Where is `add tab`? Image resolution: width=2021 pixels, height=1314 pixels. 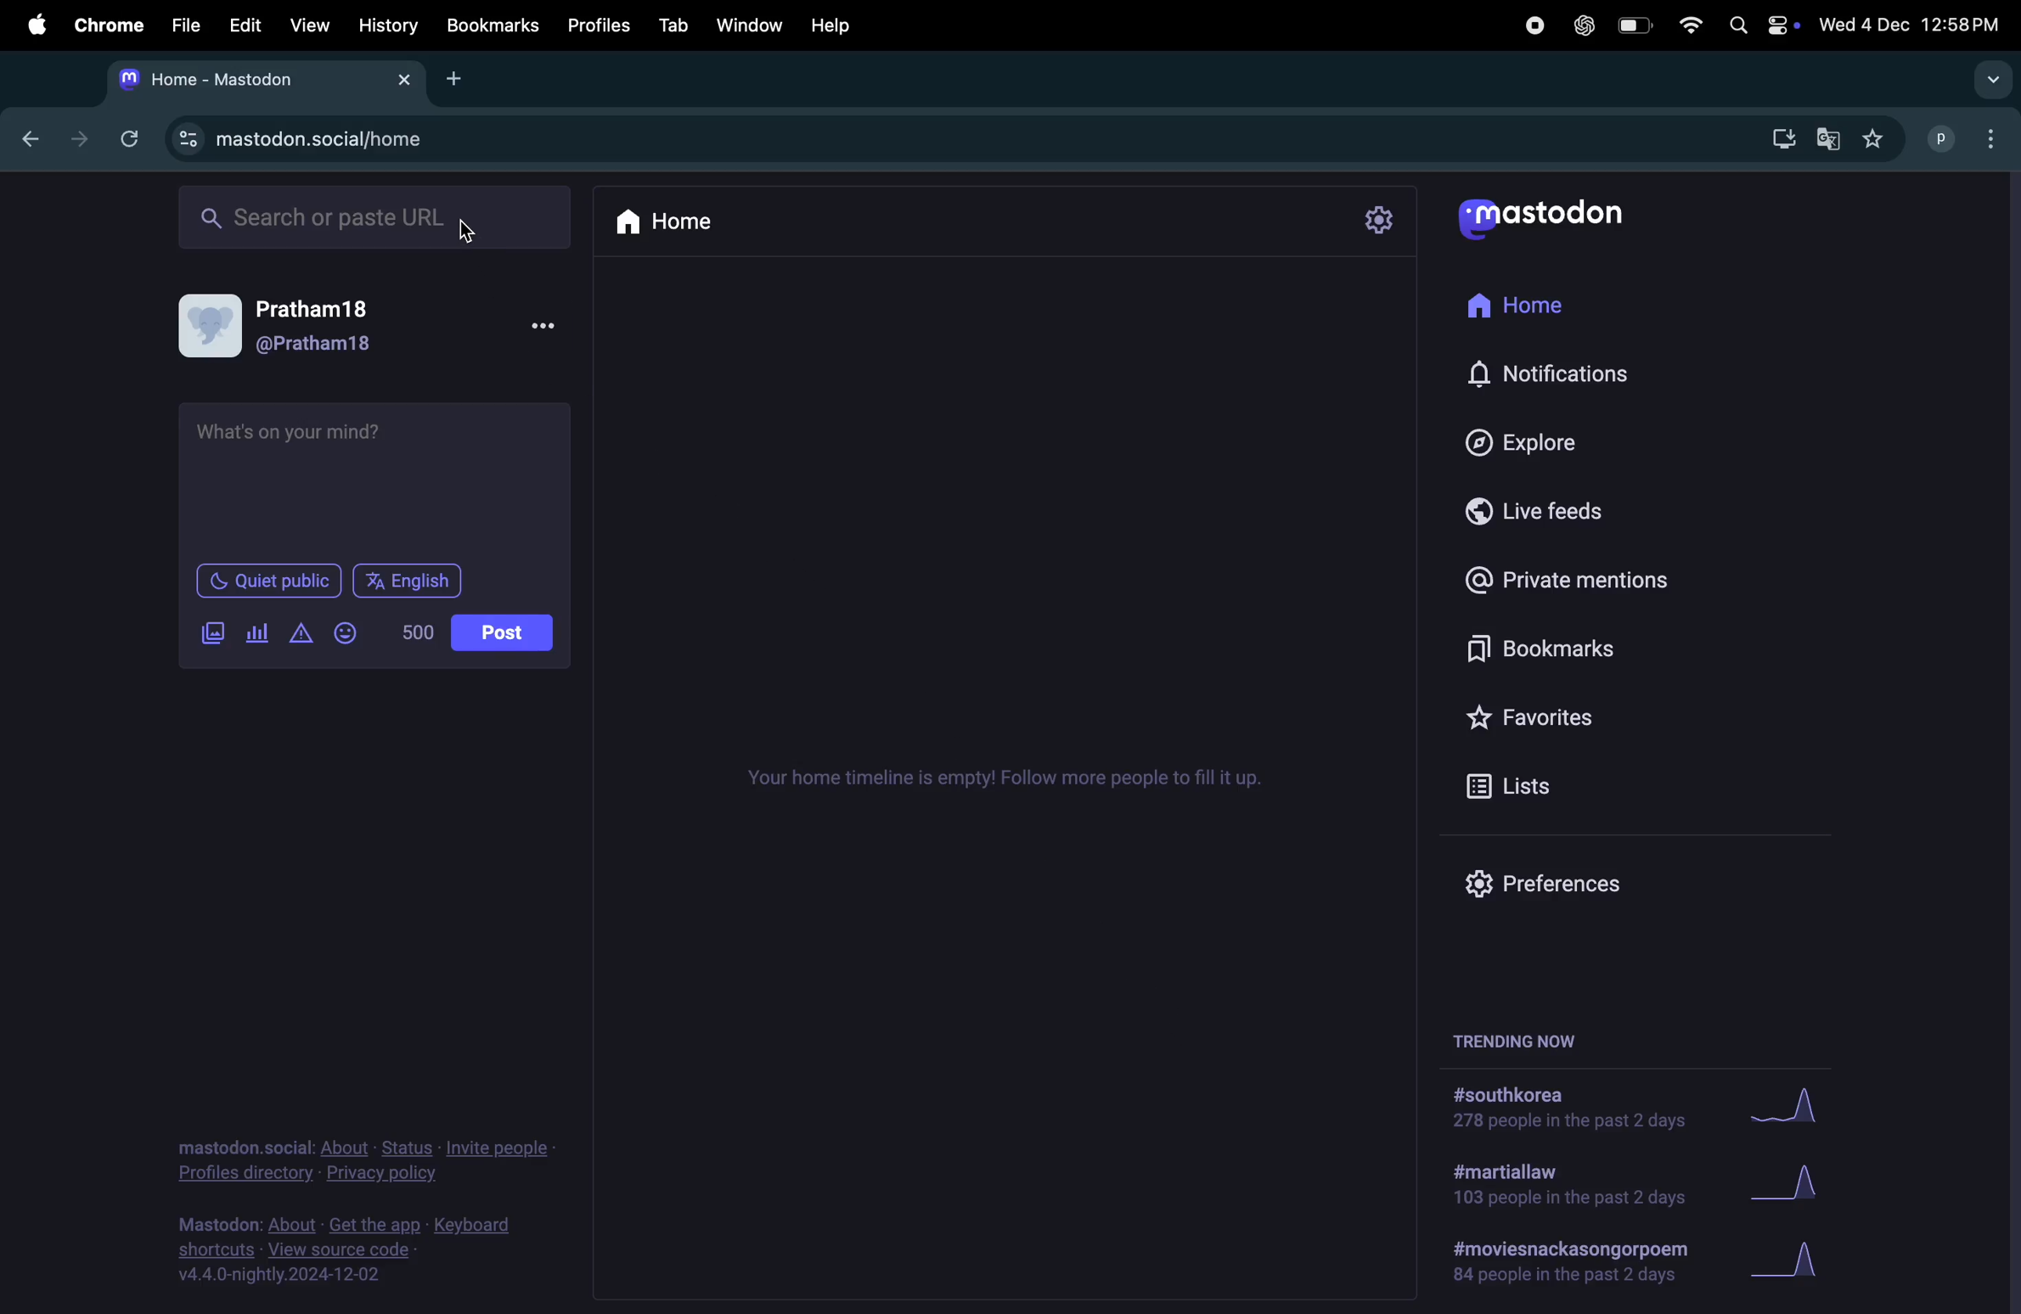
add tab is located at coordinates (461, 79).